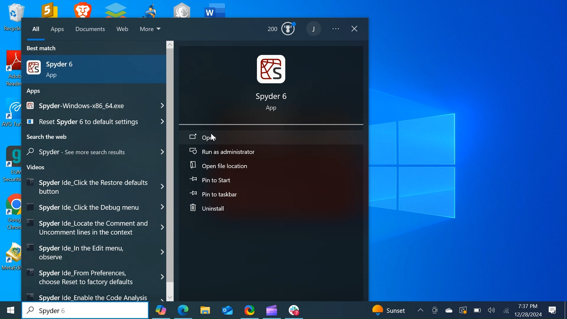 This screenshot has width=567, height=319. What do you see at coordinates (476, 310) in the screenshot?
I see `Charge` at bounding box center [476, 310].